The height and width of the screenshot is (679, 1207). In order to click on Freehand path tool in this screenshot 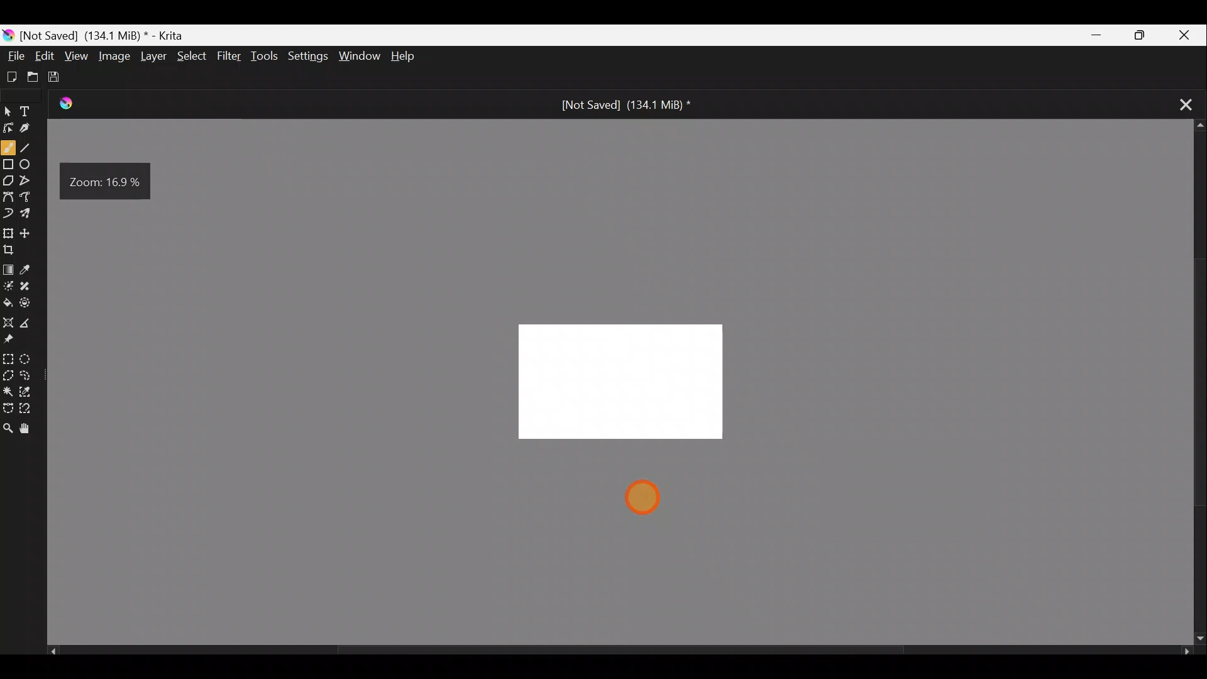, I will do `click(29, 196)`.